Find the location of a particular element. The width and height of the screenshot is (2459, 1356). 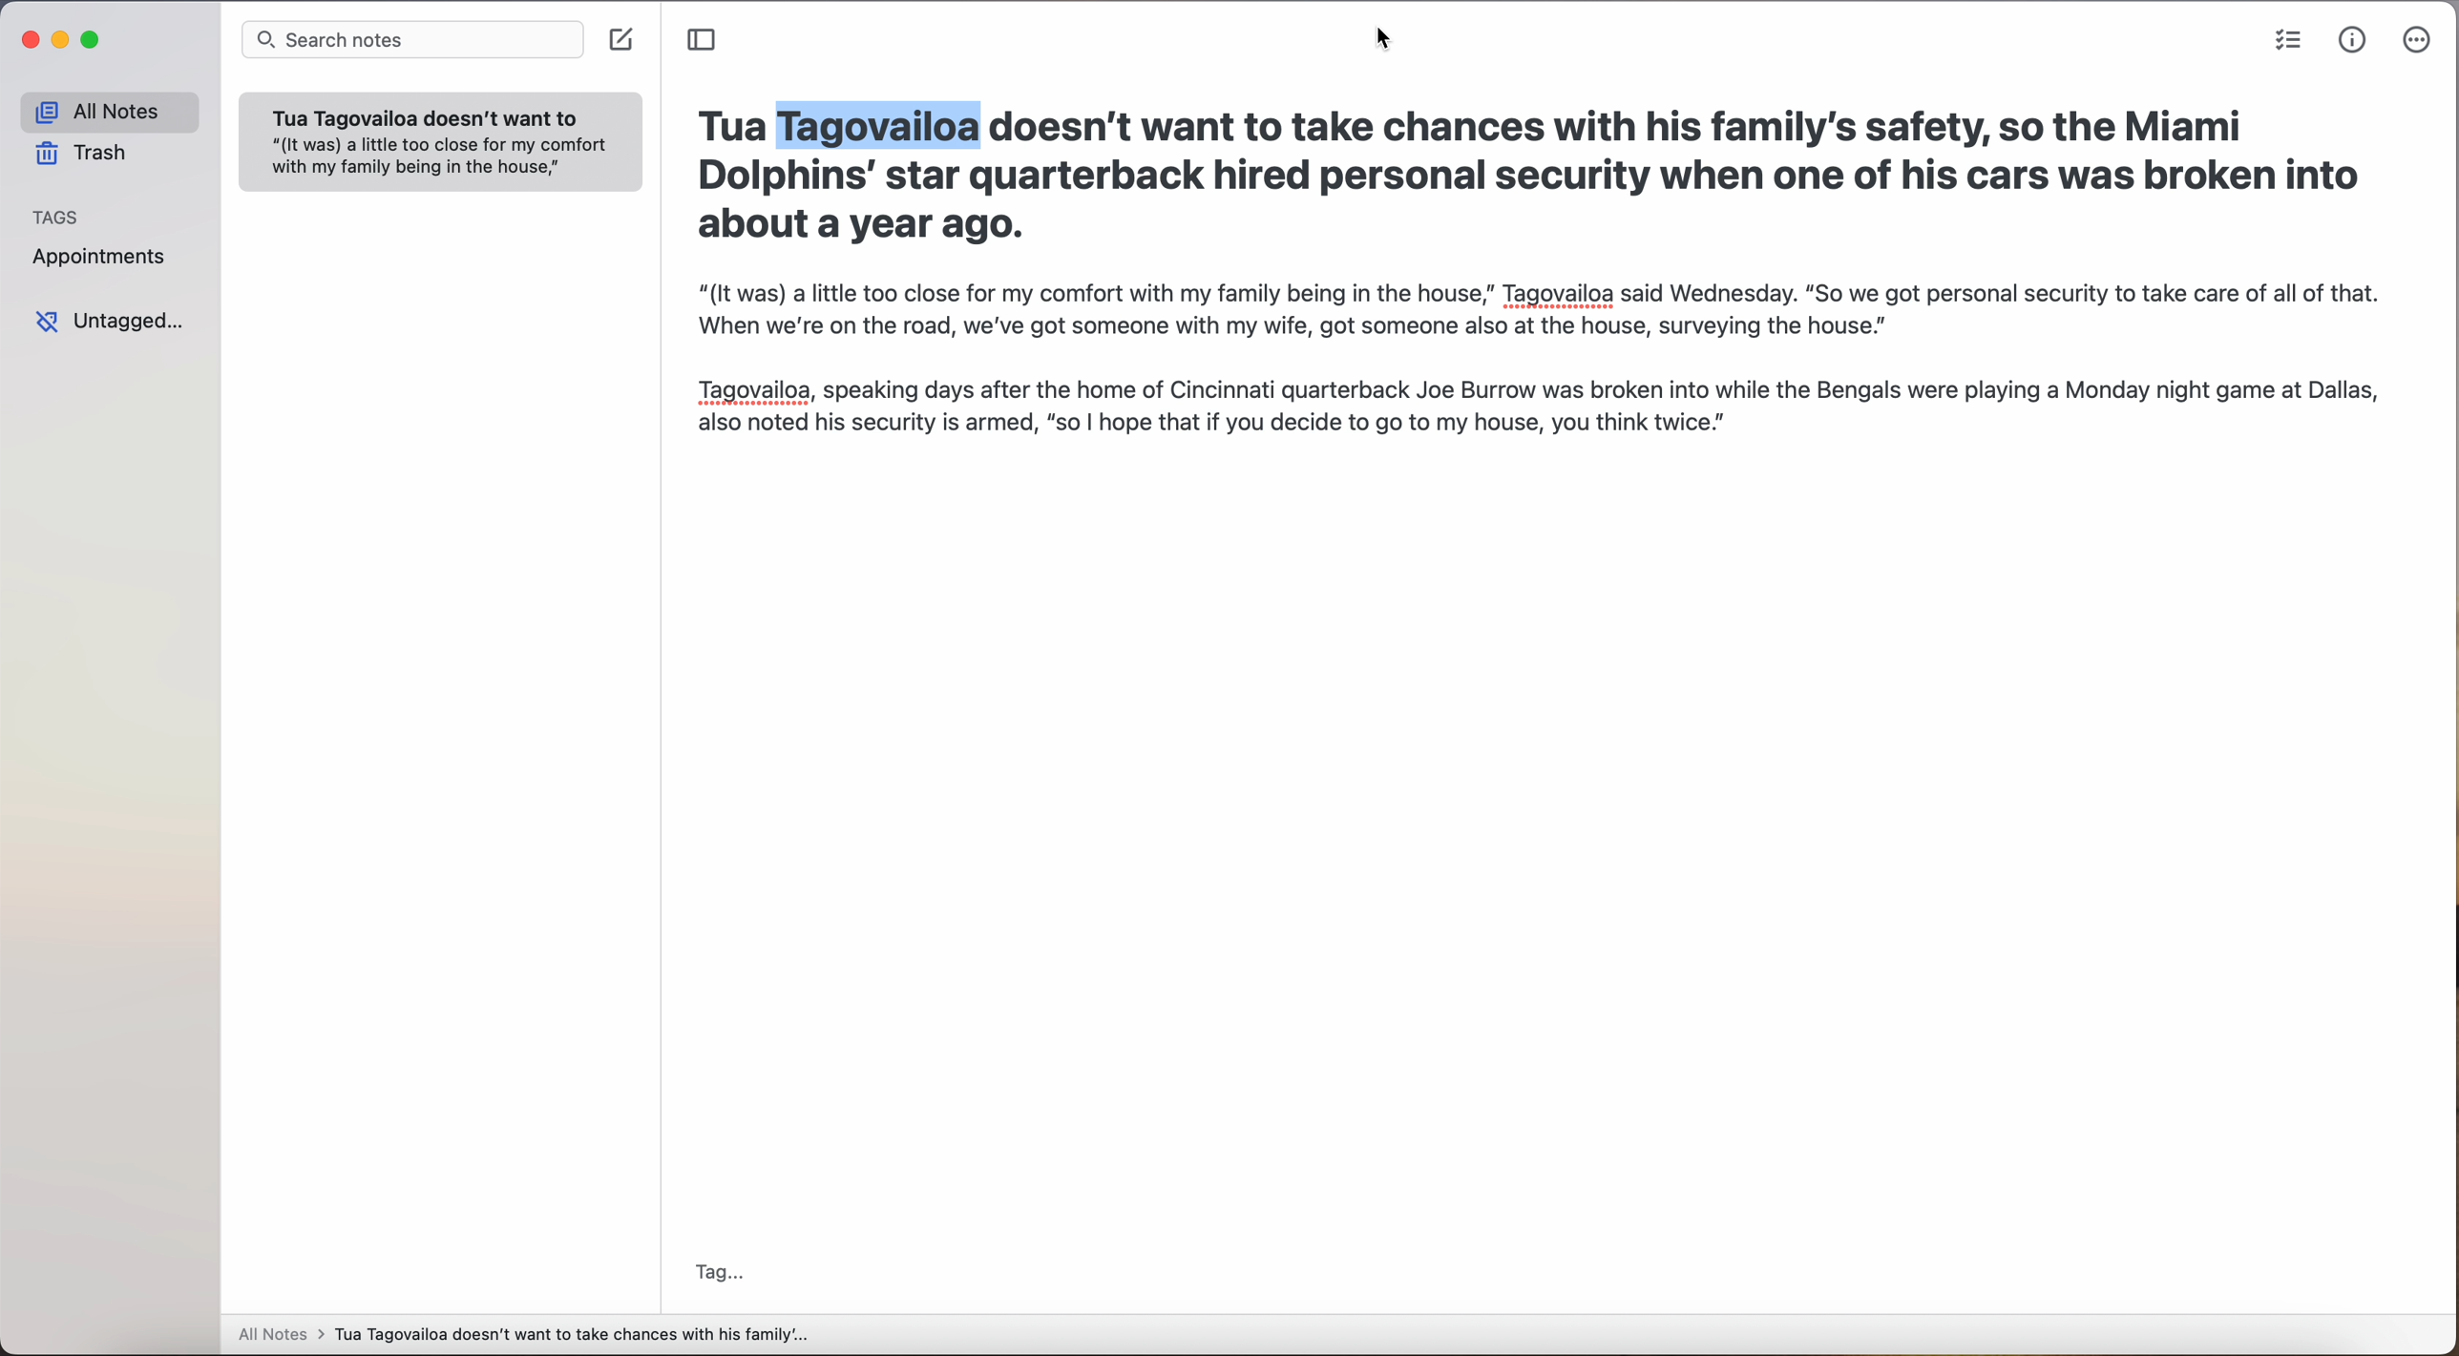

“(It was) a little too close for my comfort with my family being in the house,” Tagovailoa said Wednesday. “So we got personal security to take care of all of that.
When we're on the road, we've got someone with my wife, got someone also at the house, surveying the house.”

Tagovailoa, speaking days after the home of Cincinnati quarterback Joe Burrow was broken into while the Bengals were playing a Monday night game at Dallas,
also noted his security is armed, “so | hope that if you decide to go to my house, you think twice." is located at coordinates (1544, 373).